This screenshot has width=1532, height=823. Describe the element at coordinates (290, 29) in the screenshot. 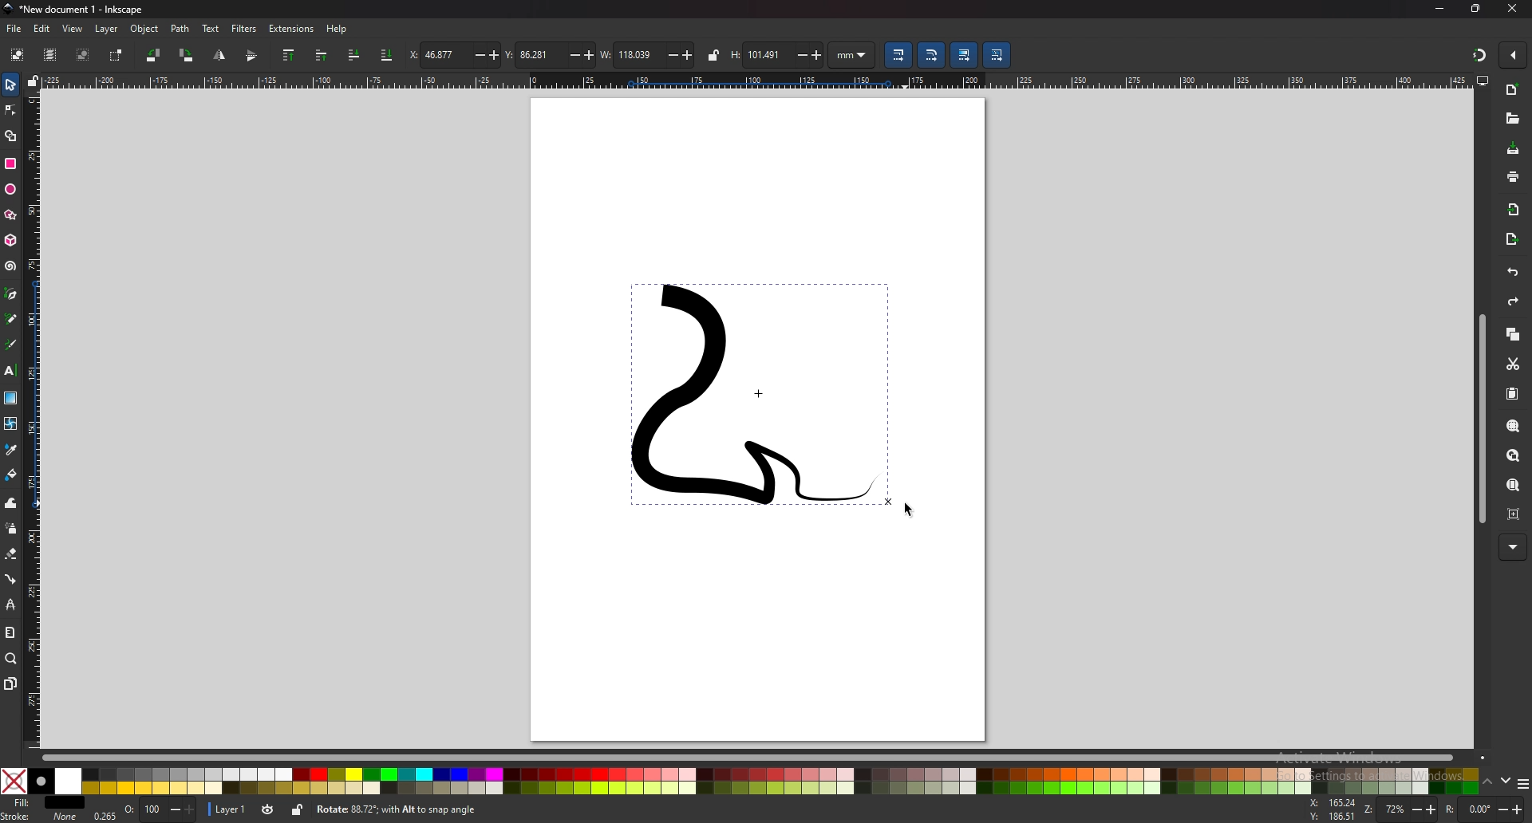

I see `extensions` at that location.